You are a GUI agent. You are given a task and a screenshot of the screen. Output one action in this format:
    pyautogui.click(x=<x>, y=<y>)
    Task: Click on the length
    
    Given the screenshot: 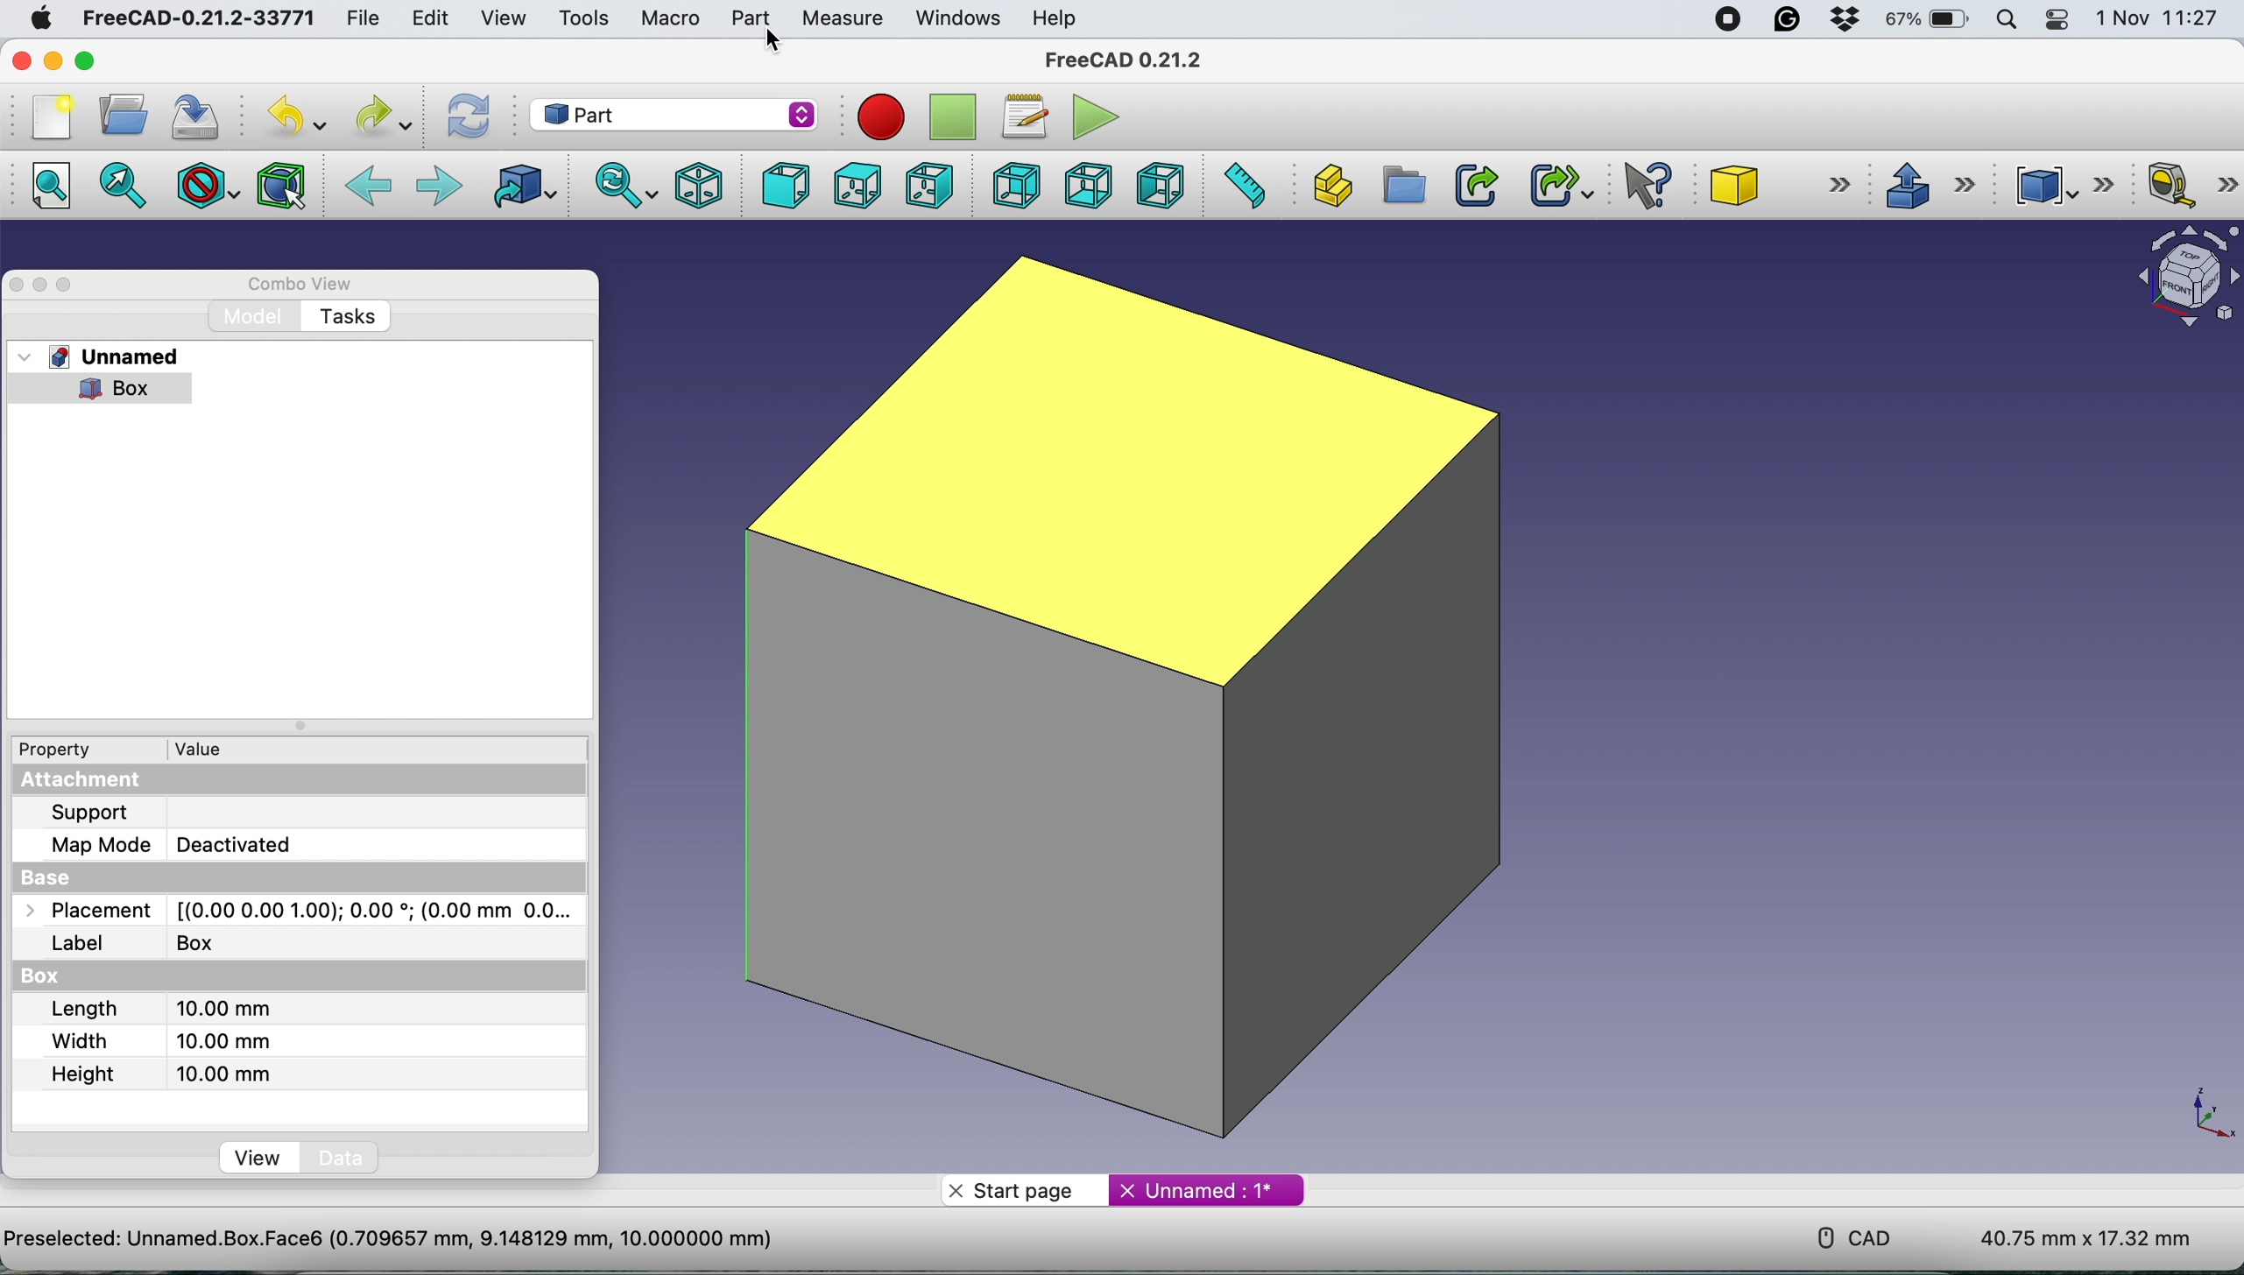 What is the action you would take?
    pyautogui.click(x=156, y=1008)
    